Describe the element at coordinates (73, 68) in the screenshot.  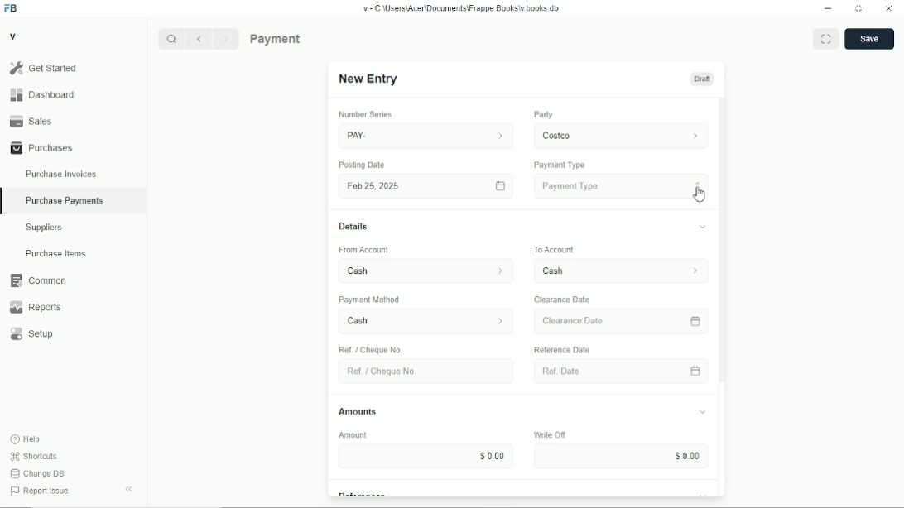
I see `Gel Started` at that location.